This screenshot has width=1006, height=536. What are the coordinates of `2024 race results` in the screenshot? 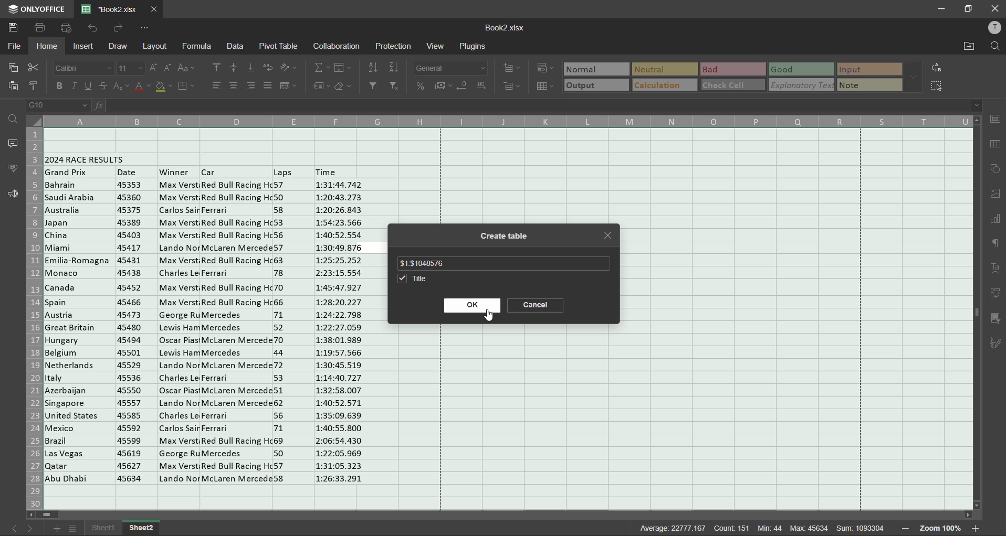 It's located at (87, 159).